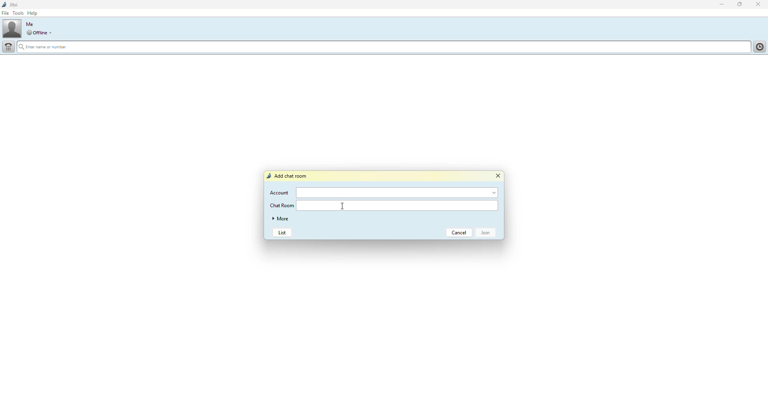  Describe the element at coordinates (718, 5) in the screenshot. I see `minimize` at that location.